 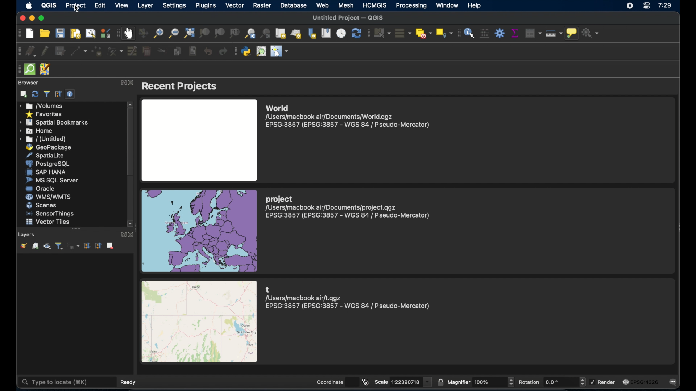 I want to click on add selected layers, so click(x=24, y=94).